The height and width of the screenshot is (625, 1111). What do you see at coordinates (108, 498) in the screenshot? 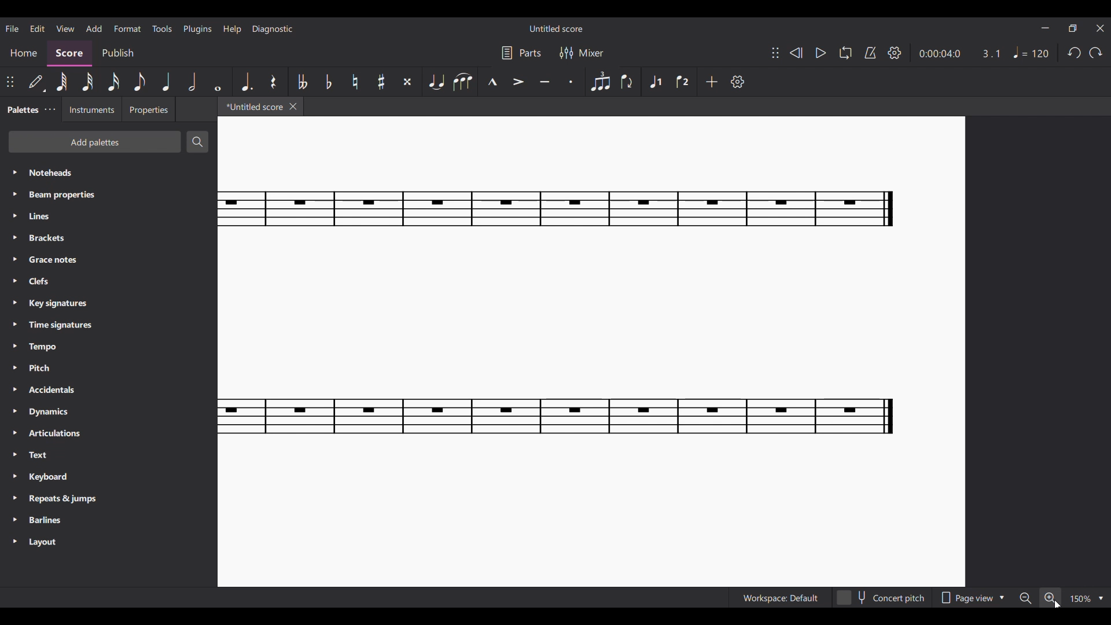
I see `Repeats & jumps` at bounding box center [108, 498].